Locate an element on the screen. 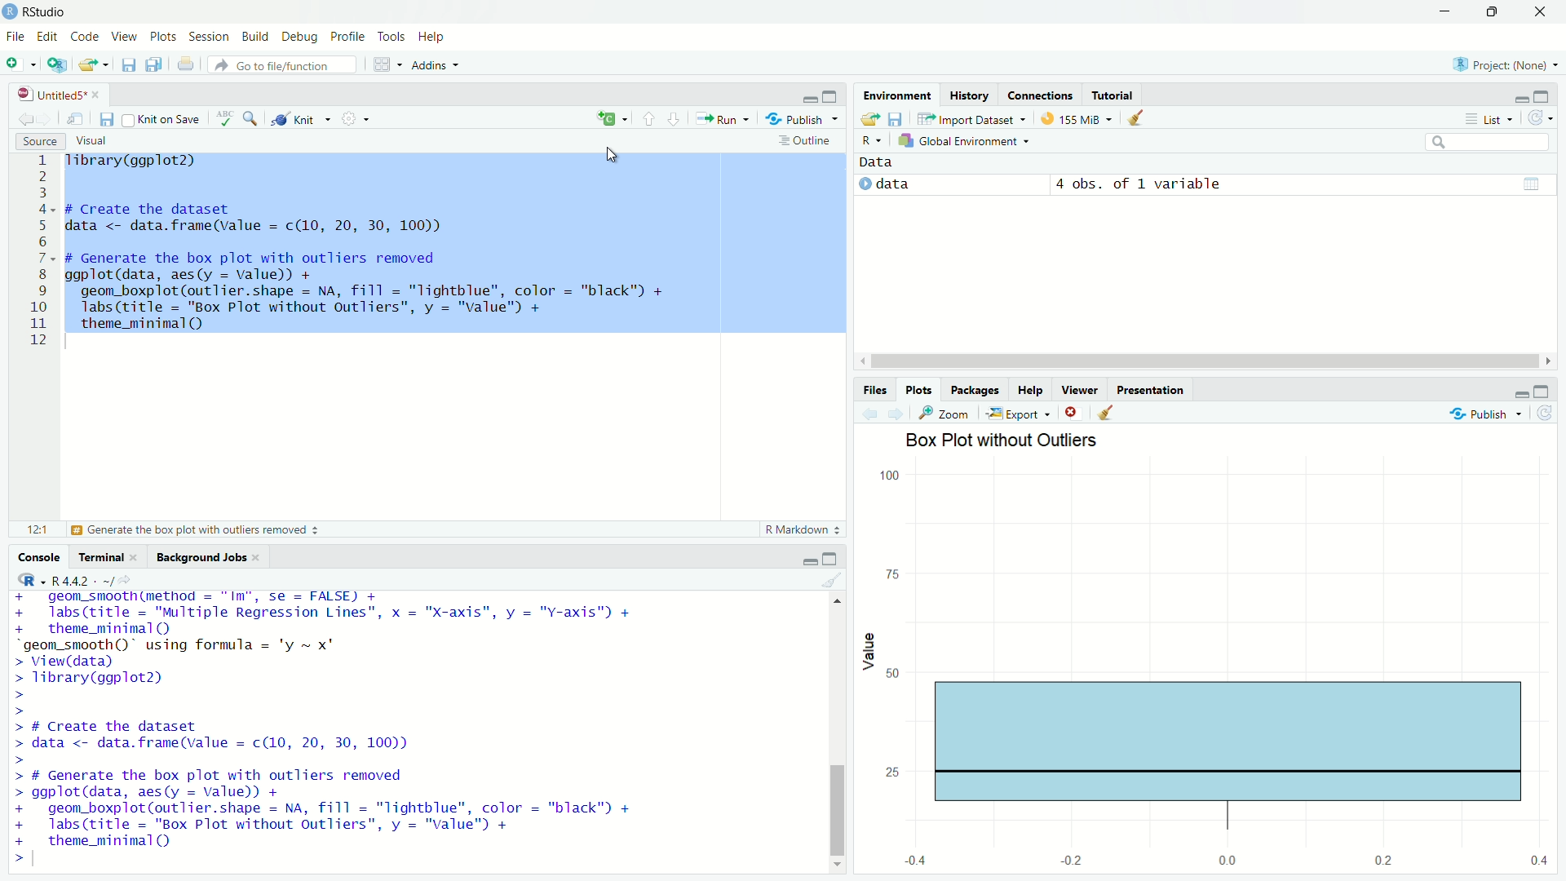  Source is located at coordinates (41, 140).